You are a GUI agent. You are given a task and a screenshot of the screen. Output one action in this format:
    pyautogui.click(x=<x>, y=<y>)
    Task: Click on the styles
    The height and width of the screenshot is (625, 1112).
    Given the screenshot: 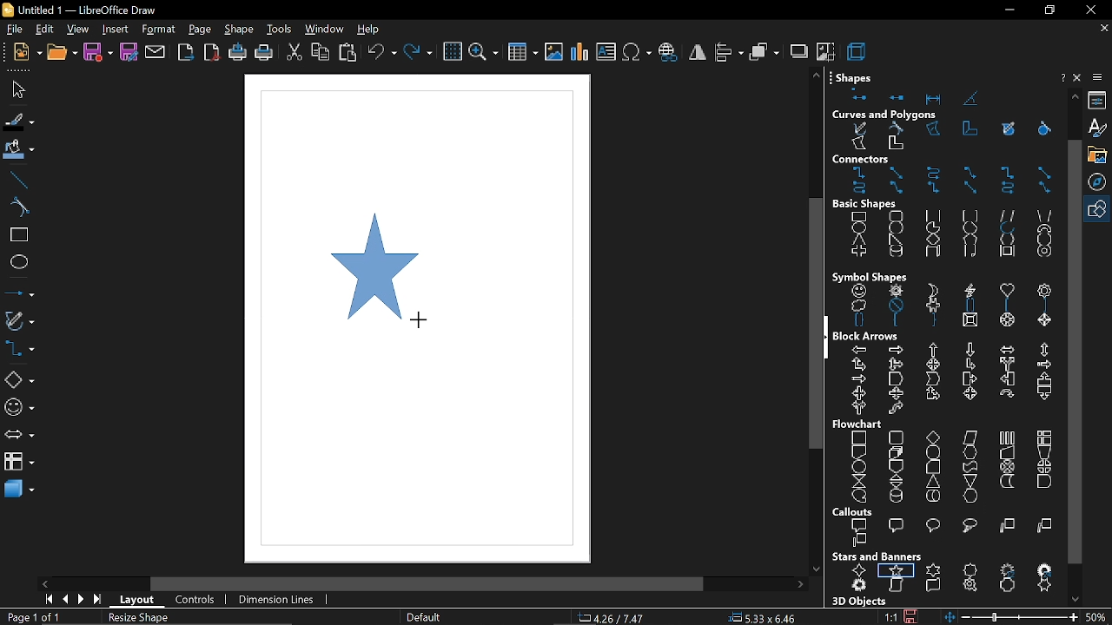 What is the action you would take?
    pyautogui.click(x=1100, y=128)
    